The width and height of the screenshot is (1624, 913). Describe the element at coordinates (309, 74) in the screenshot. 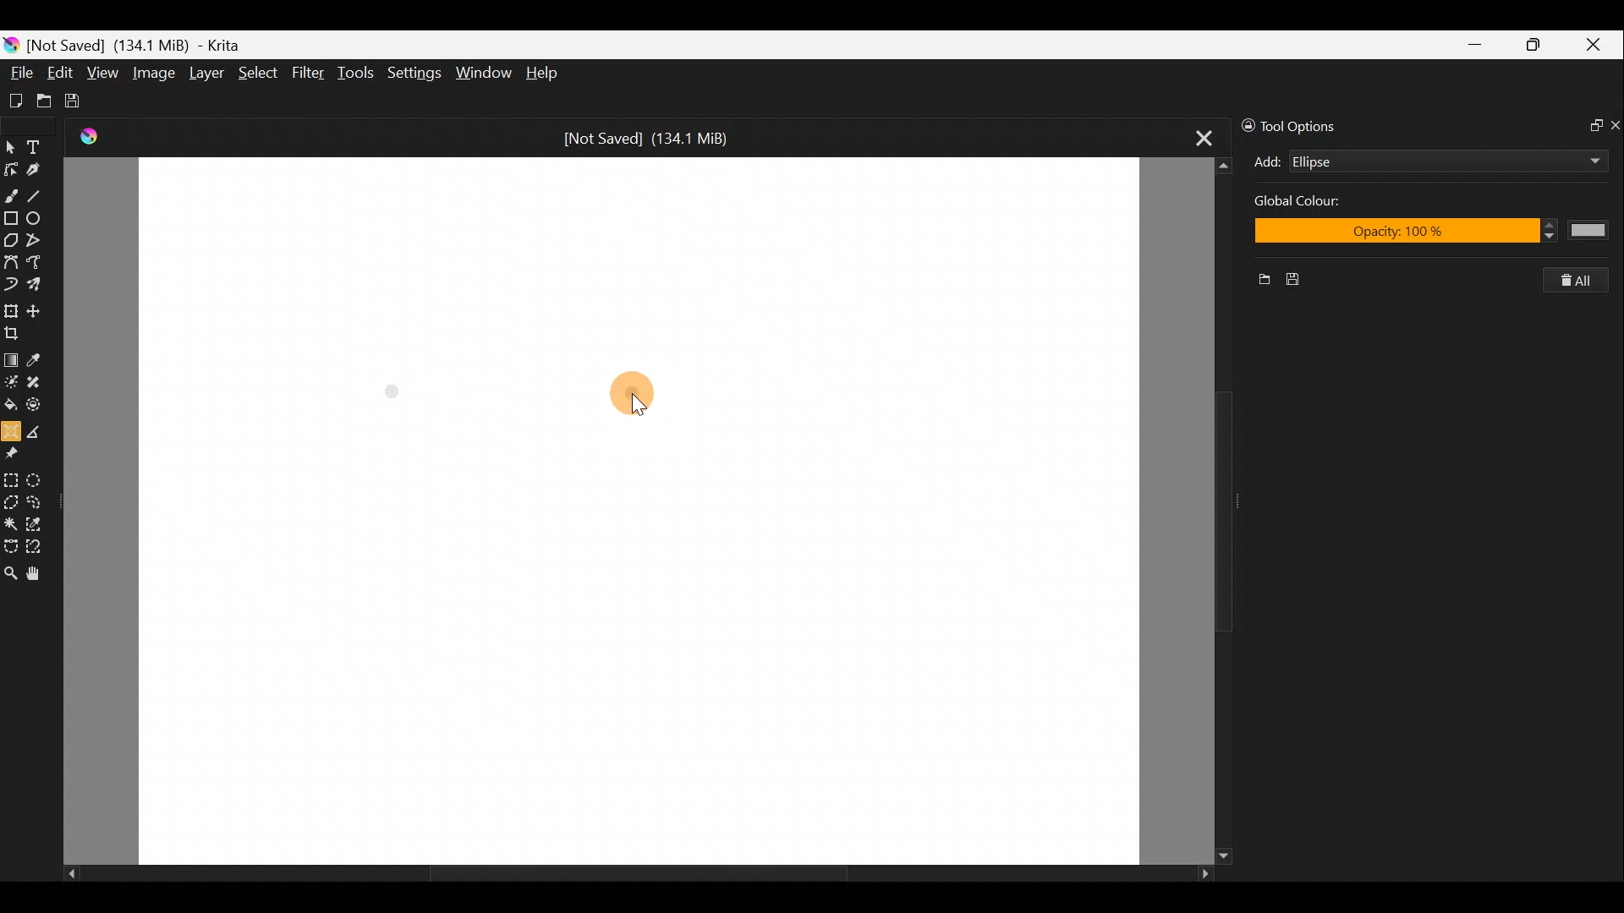

I see `Filter` at that location.